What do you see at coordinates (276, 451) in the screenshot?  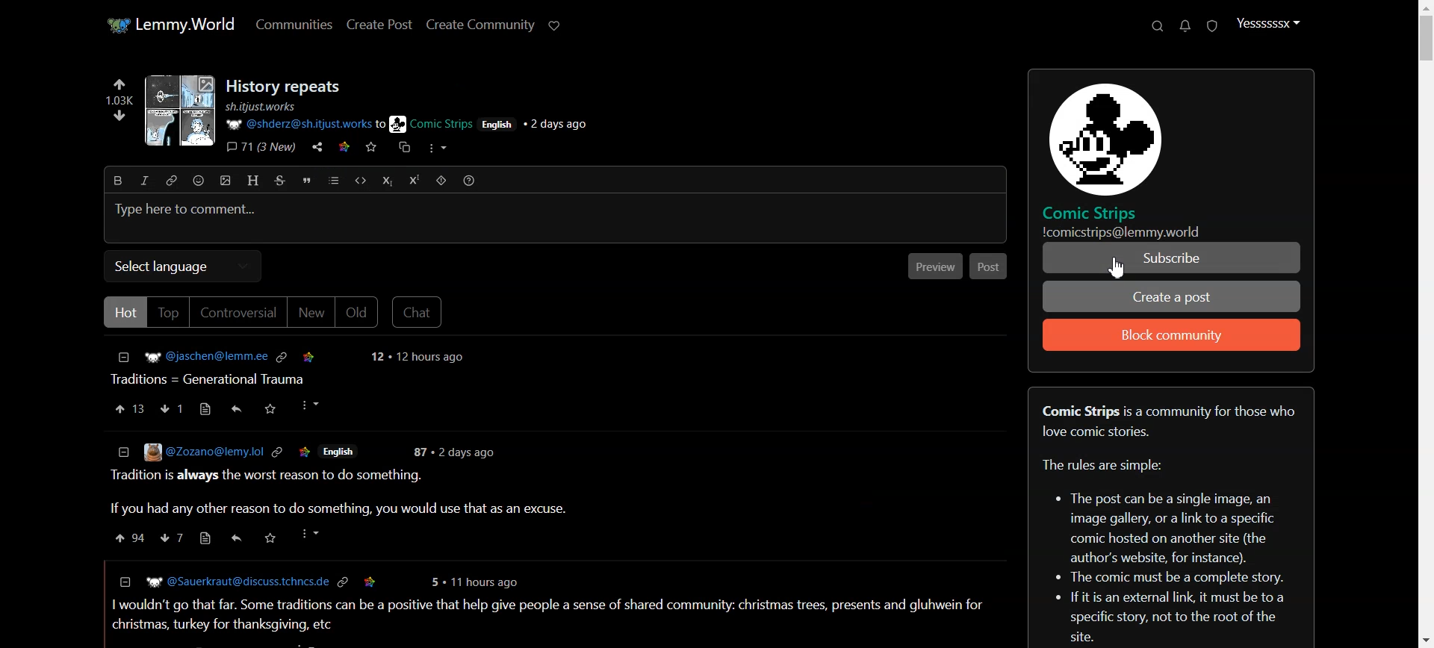 I see `Link` at bounding box center [276, 451].